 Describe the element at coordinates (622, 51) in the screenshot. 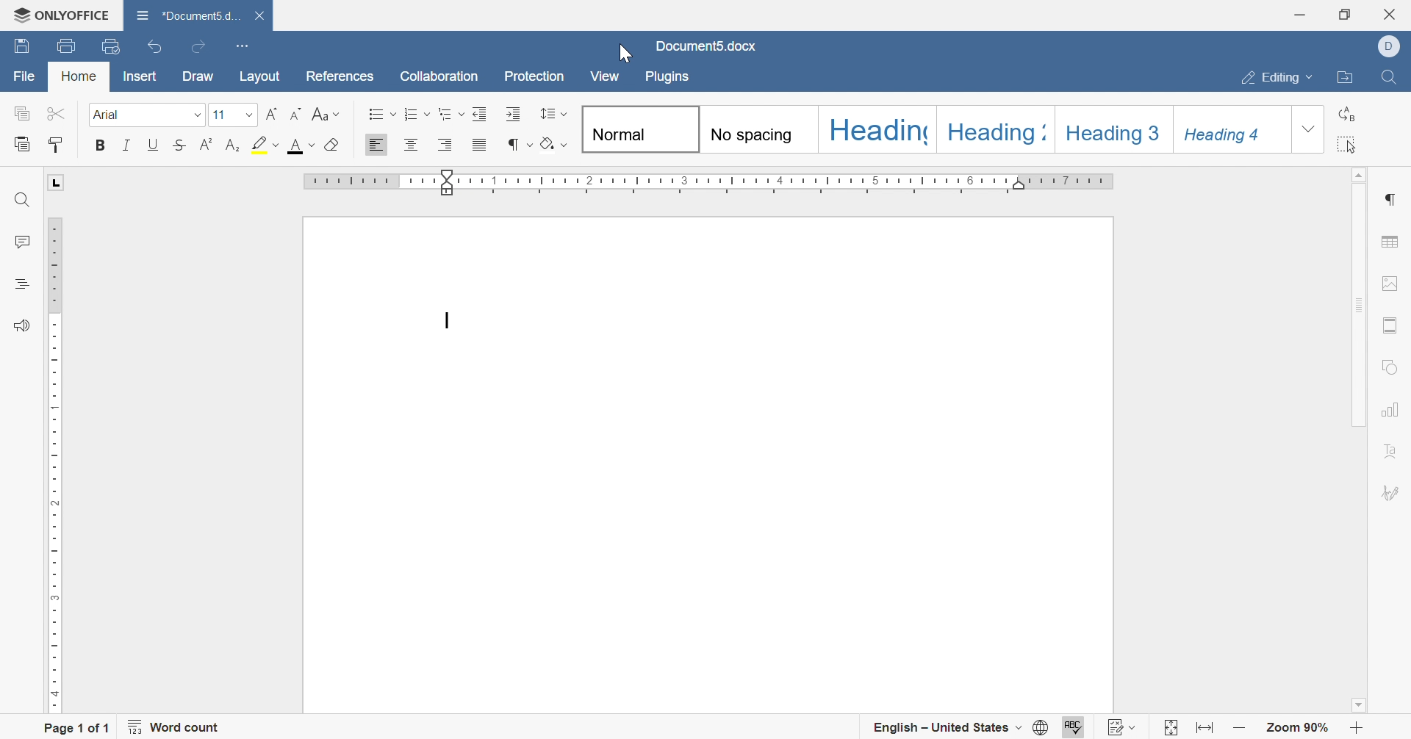

I see `cursor` at that location.